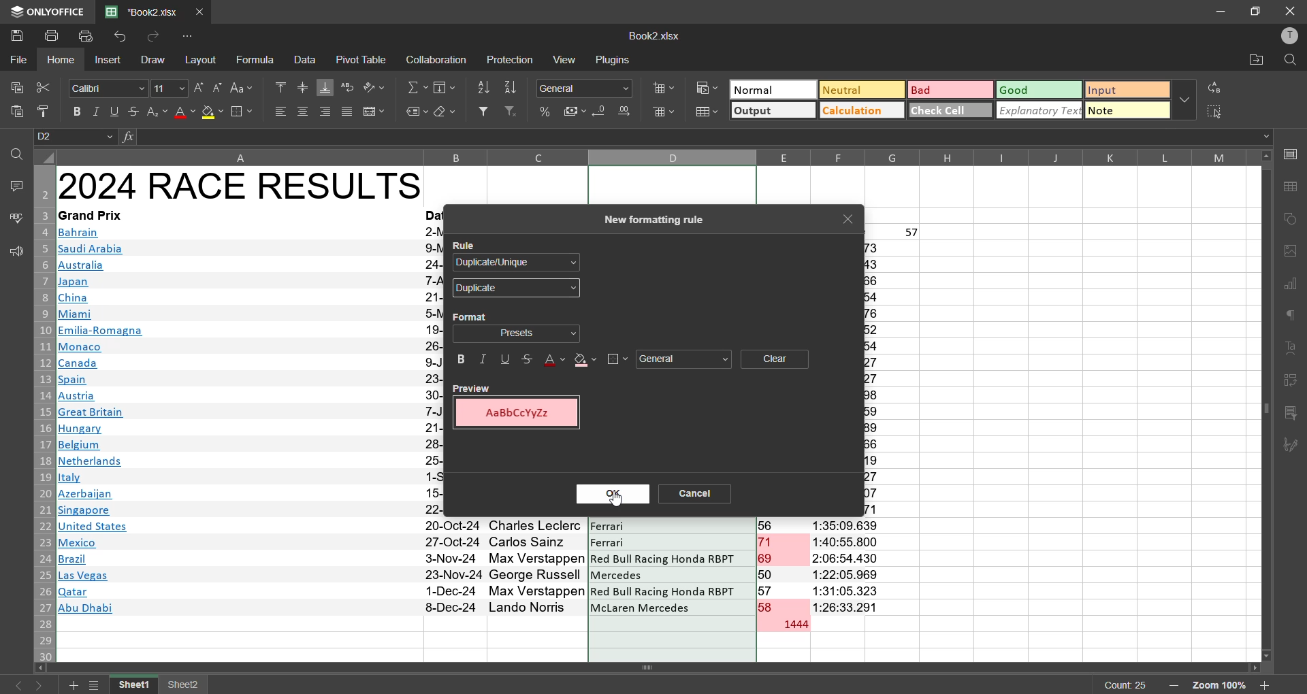 Image resolution: width=1307 pixels, height=694 pixels. What do you see at coordinates (1126, 684) in the screenshot?
I see `count 25` at bounding box center [1126, 684].